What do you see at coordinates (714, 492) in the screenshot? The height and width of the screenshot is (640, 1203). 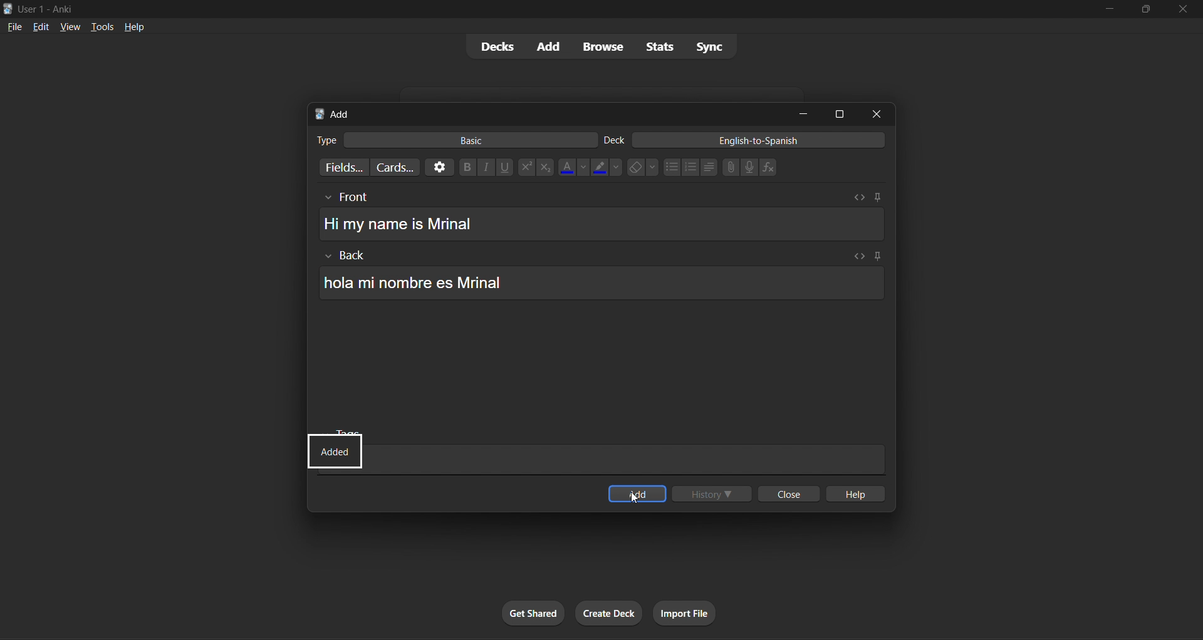 I see `history` at bounding box center [714, 492].